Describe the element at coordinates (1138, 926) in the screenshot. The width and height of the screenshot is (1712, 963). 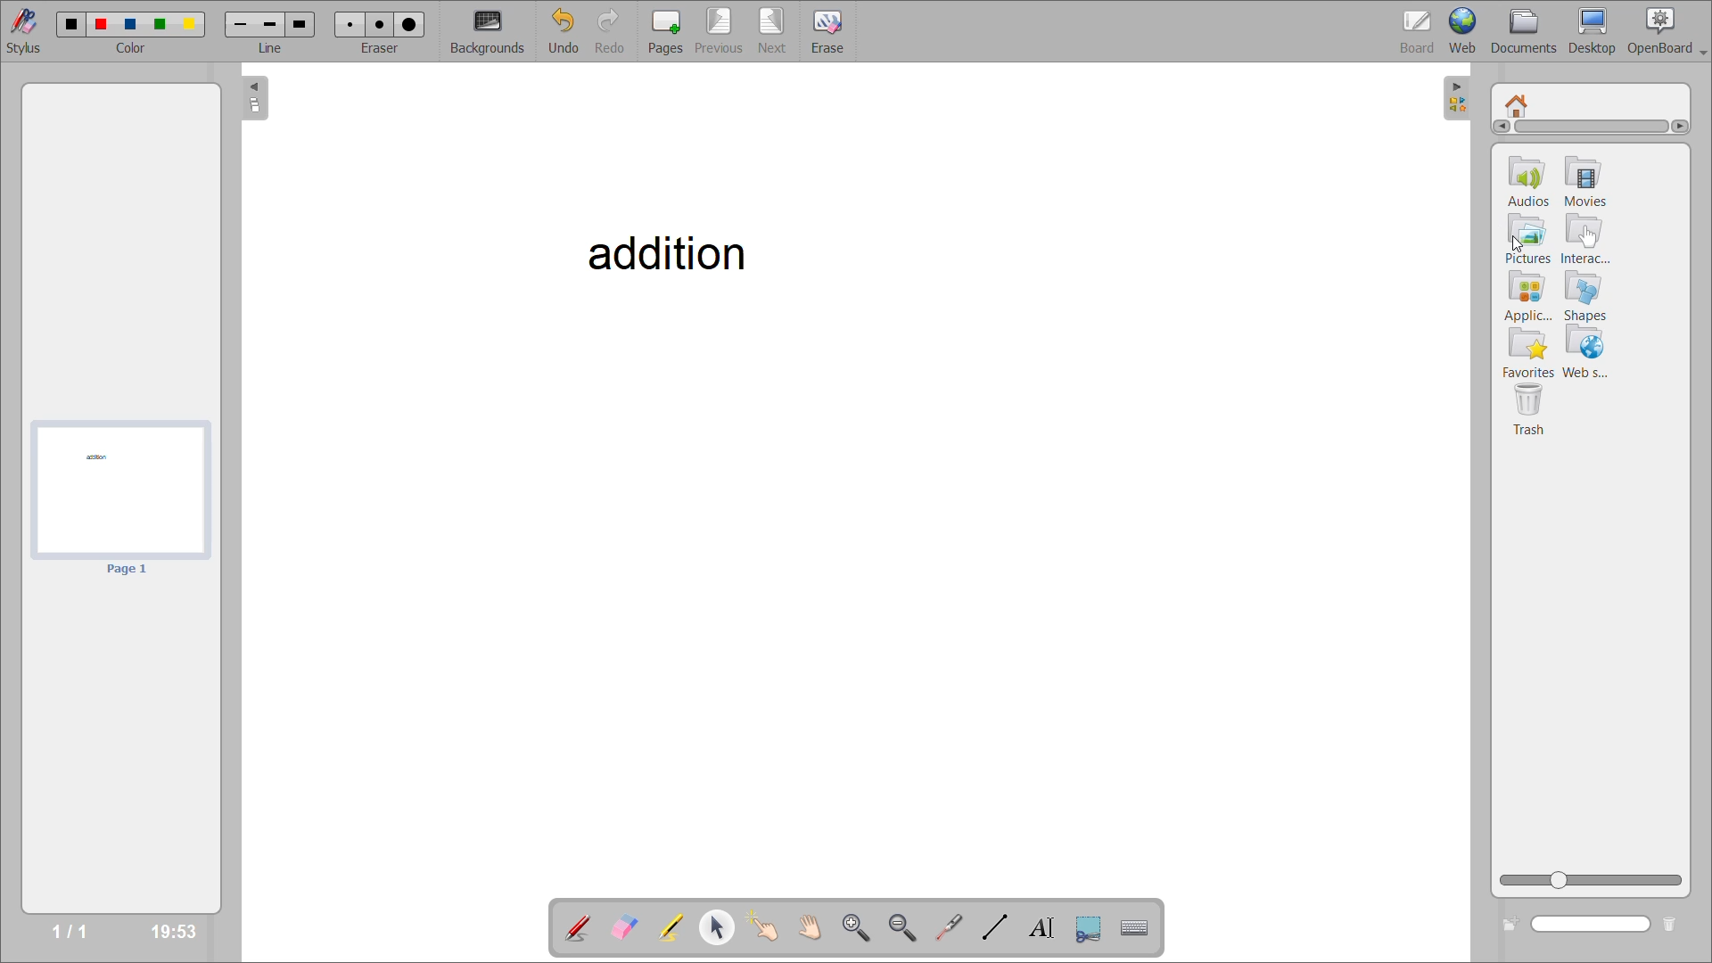
I see `display virtual keyboard` at that location.